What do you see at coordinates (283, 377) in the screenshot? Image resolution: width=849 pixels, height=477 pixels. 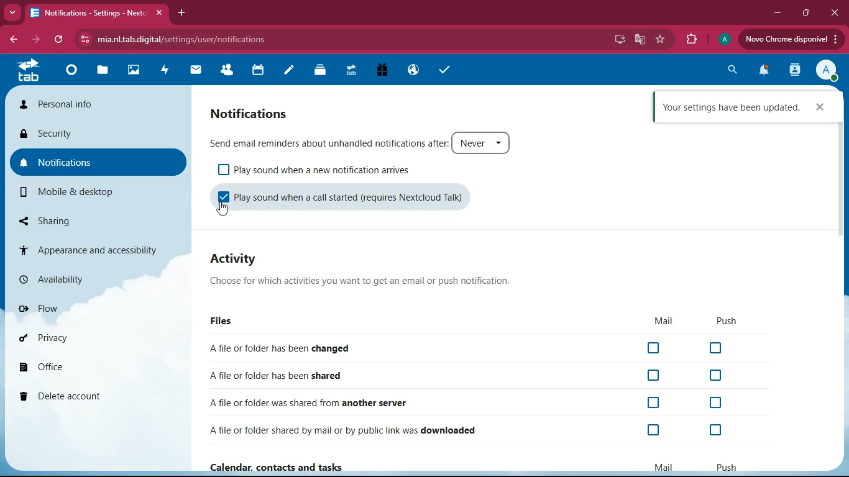 I see `shared` at bounding box center [283, 377].